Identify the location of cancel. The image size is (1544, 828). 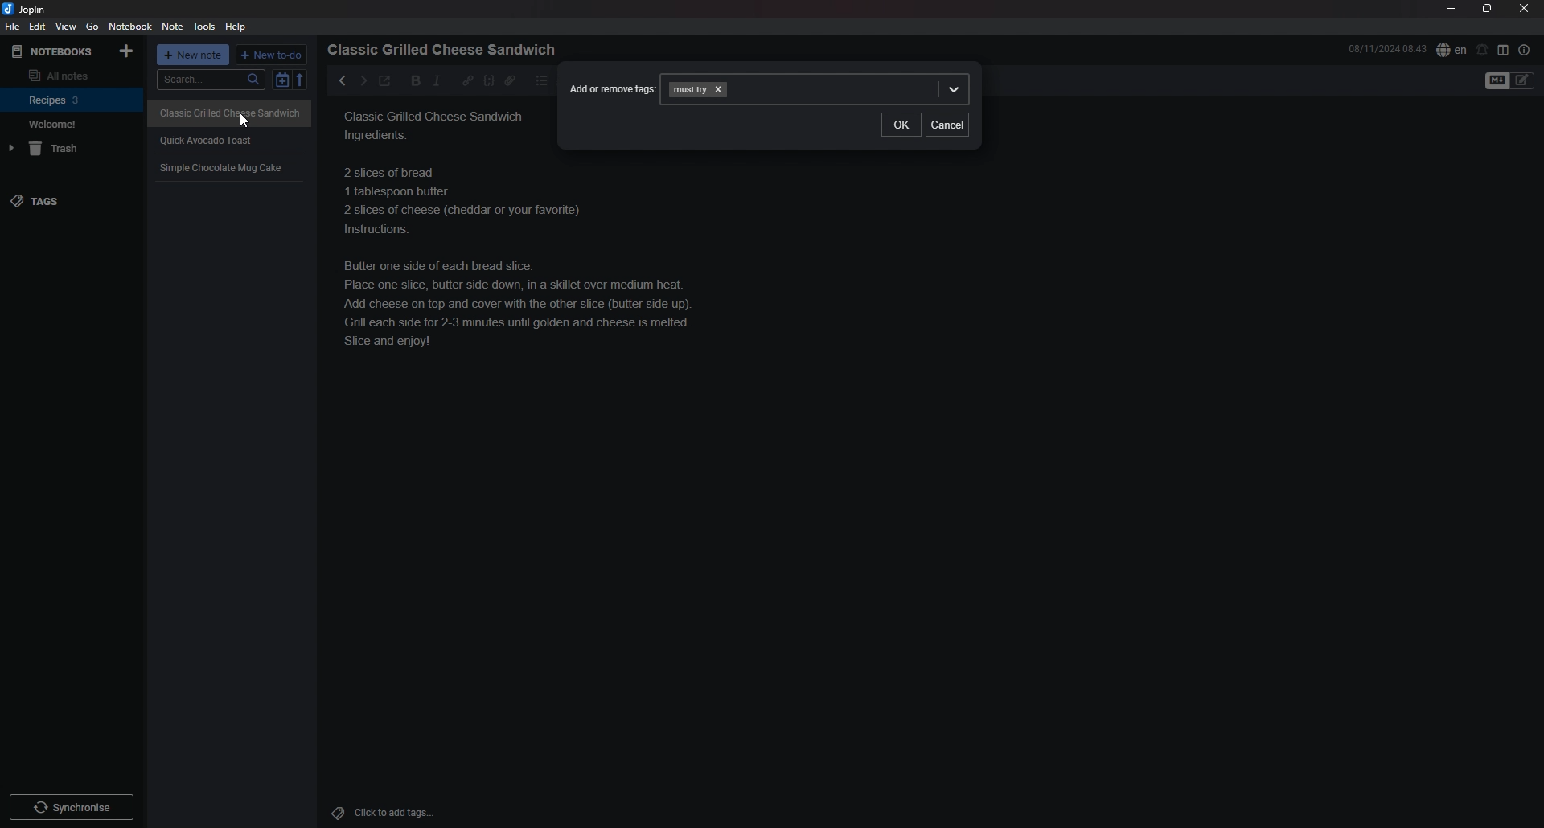
(948, 125).